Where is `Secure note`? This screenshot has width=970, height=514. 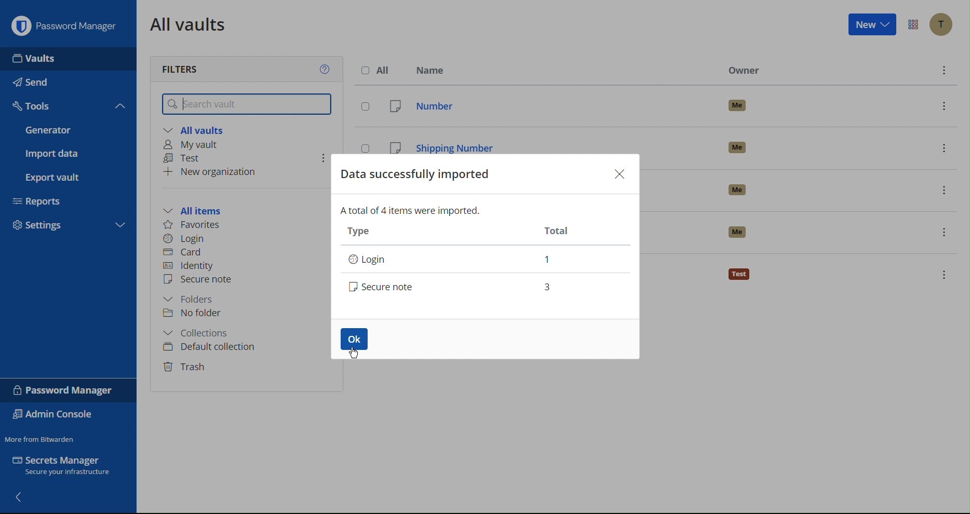 Secure note is located at coordinates (200, 279).